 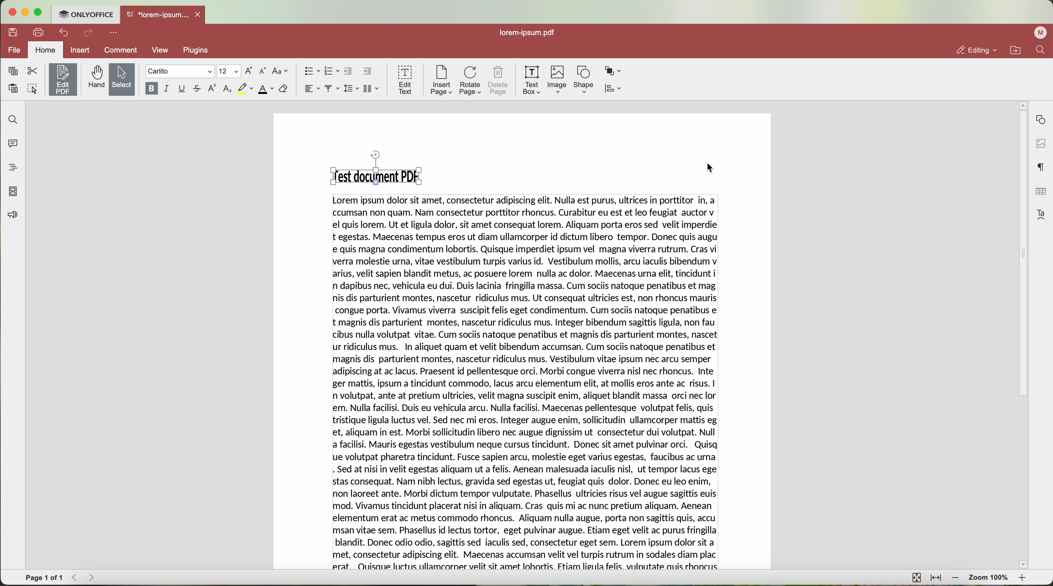 I want to click on zoom 100%, so click(x=989, y=578).